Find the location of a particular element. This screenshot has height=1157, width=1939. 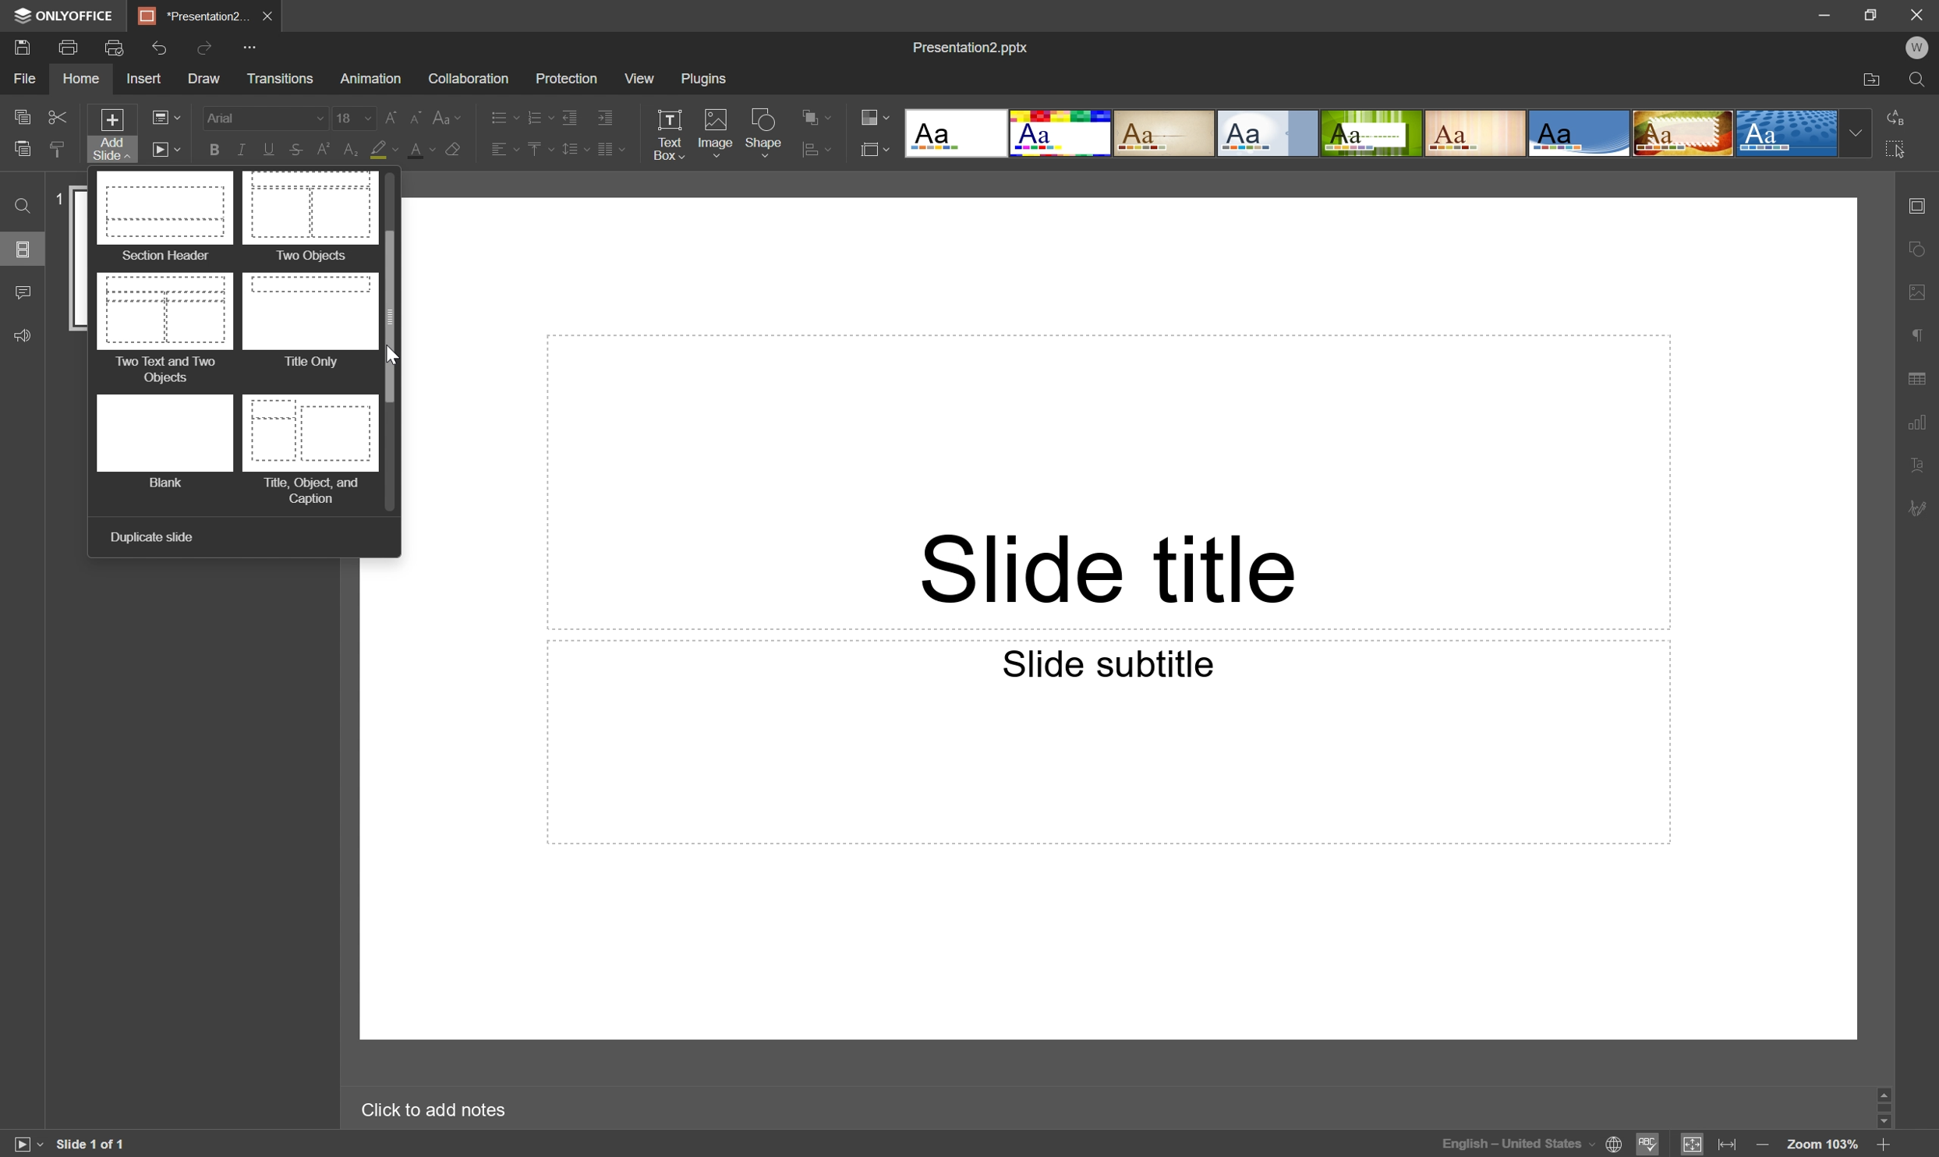

slide 1 is located at coordinates (80, 260).